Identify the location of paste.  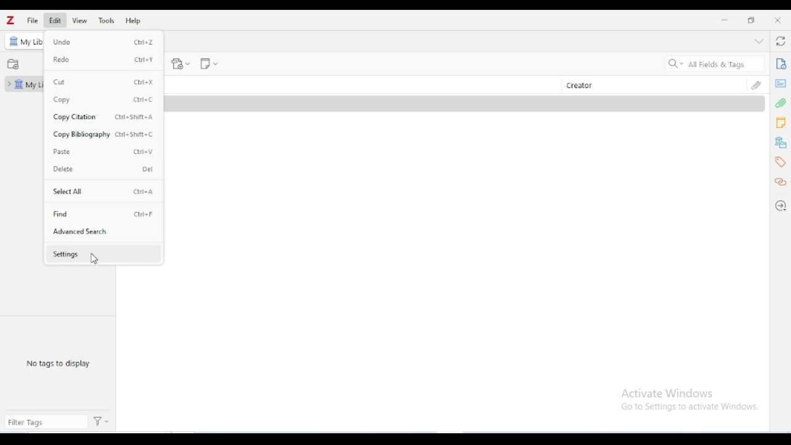
(62, 151).